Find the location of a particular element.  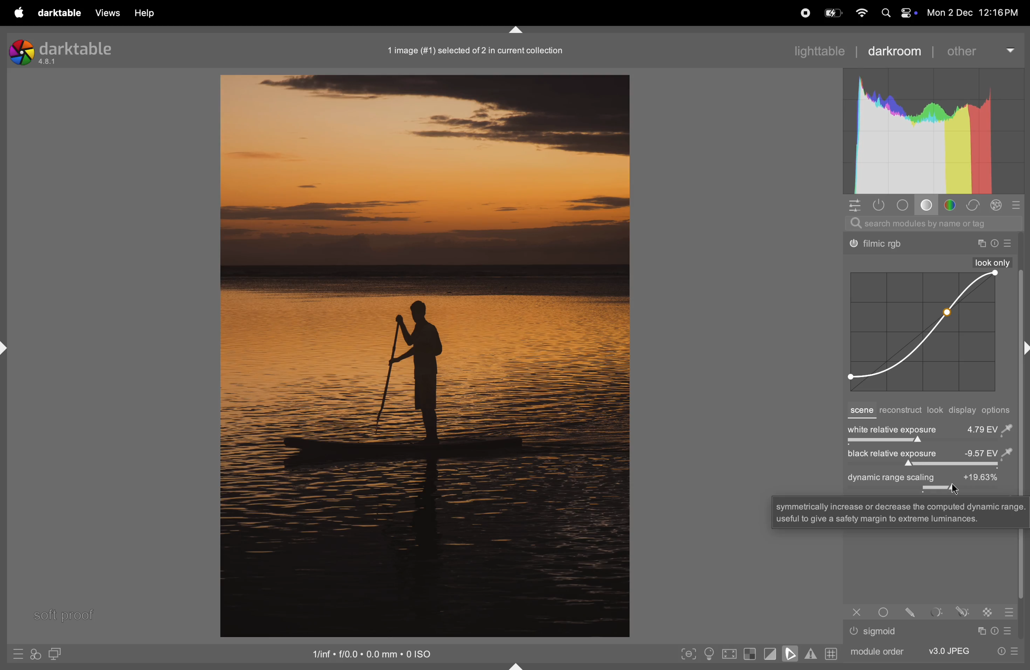

 is located at coordinates (980, 631).